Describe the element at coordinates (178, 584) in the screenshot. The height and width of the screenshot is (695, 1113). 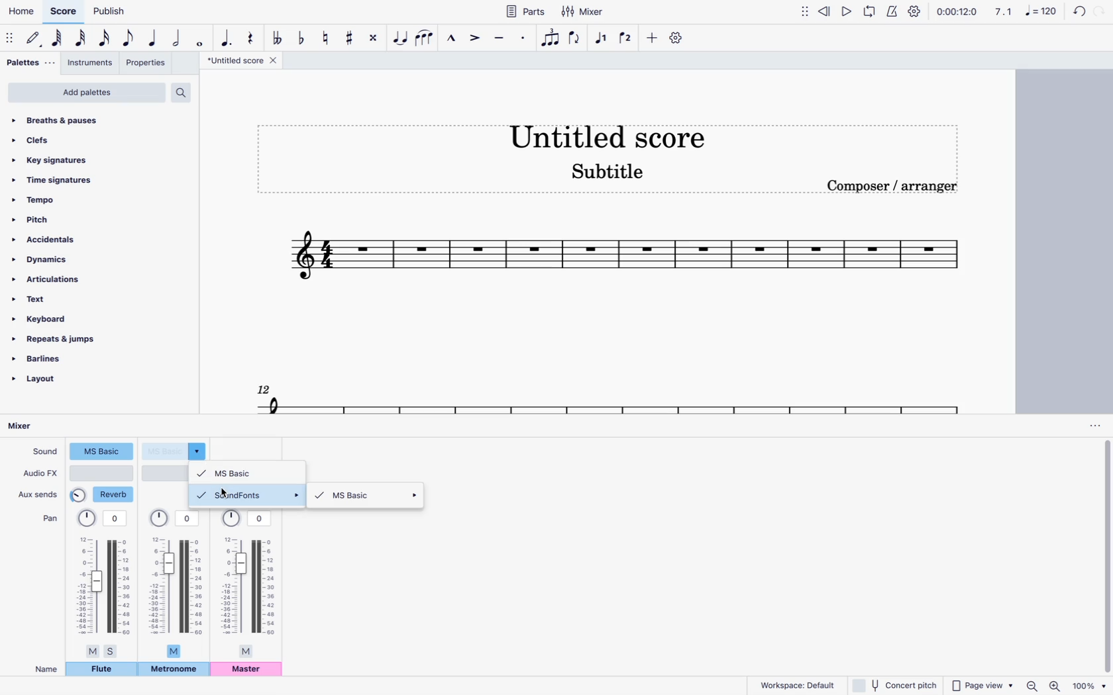
I see `pan` at that location.